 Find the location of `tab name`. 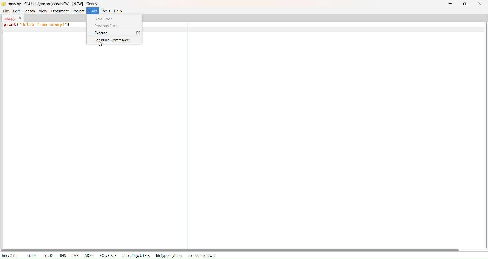

tab name is located at coordinates (9, 18).